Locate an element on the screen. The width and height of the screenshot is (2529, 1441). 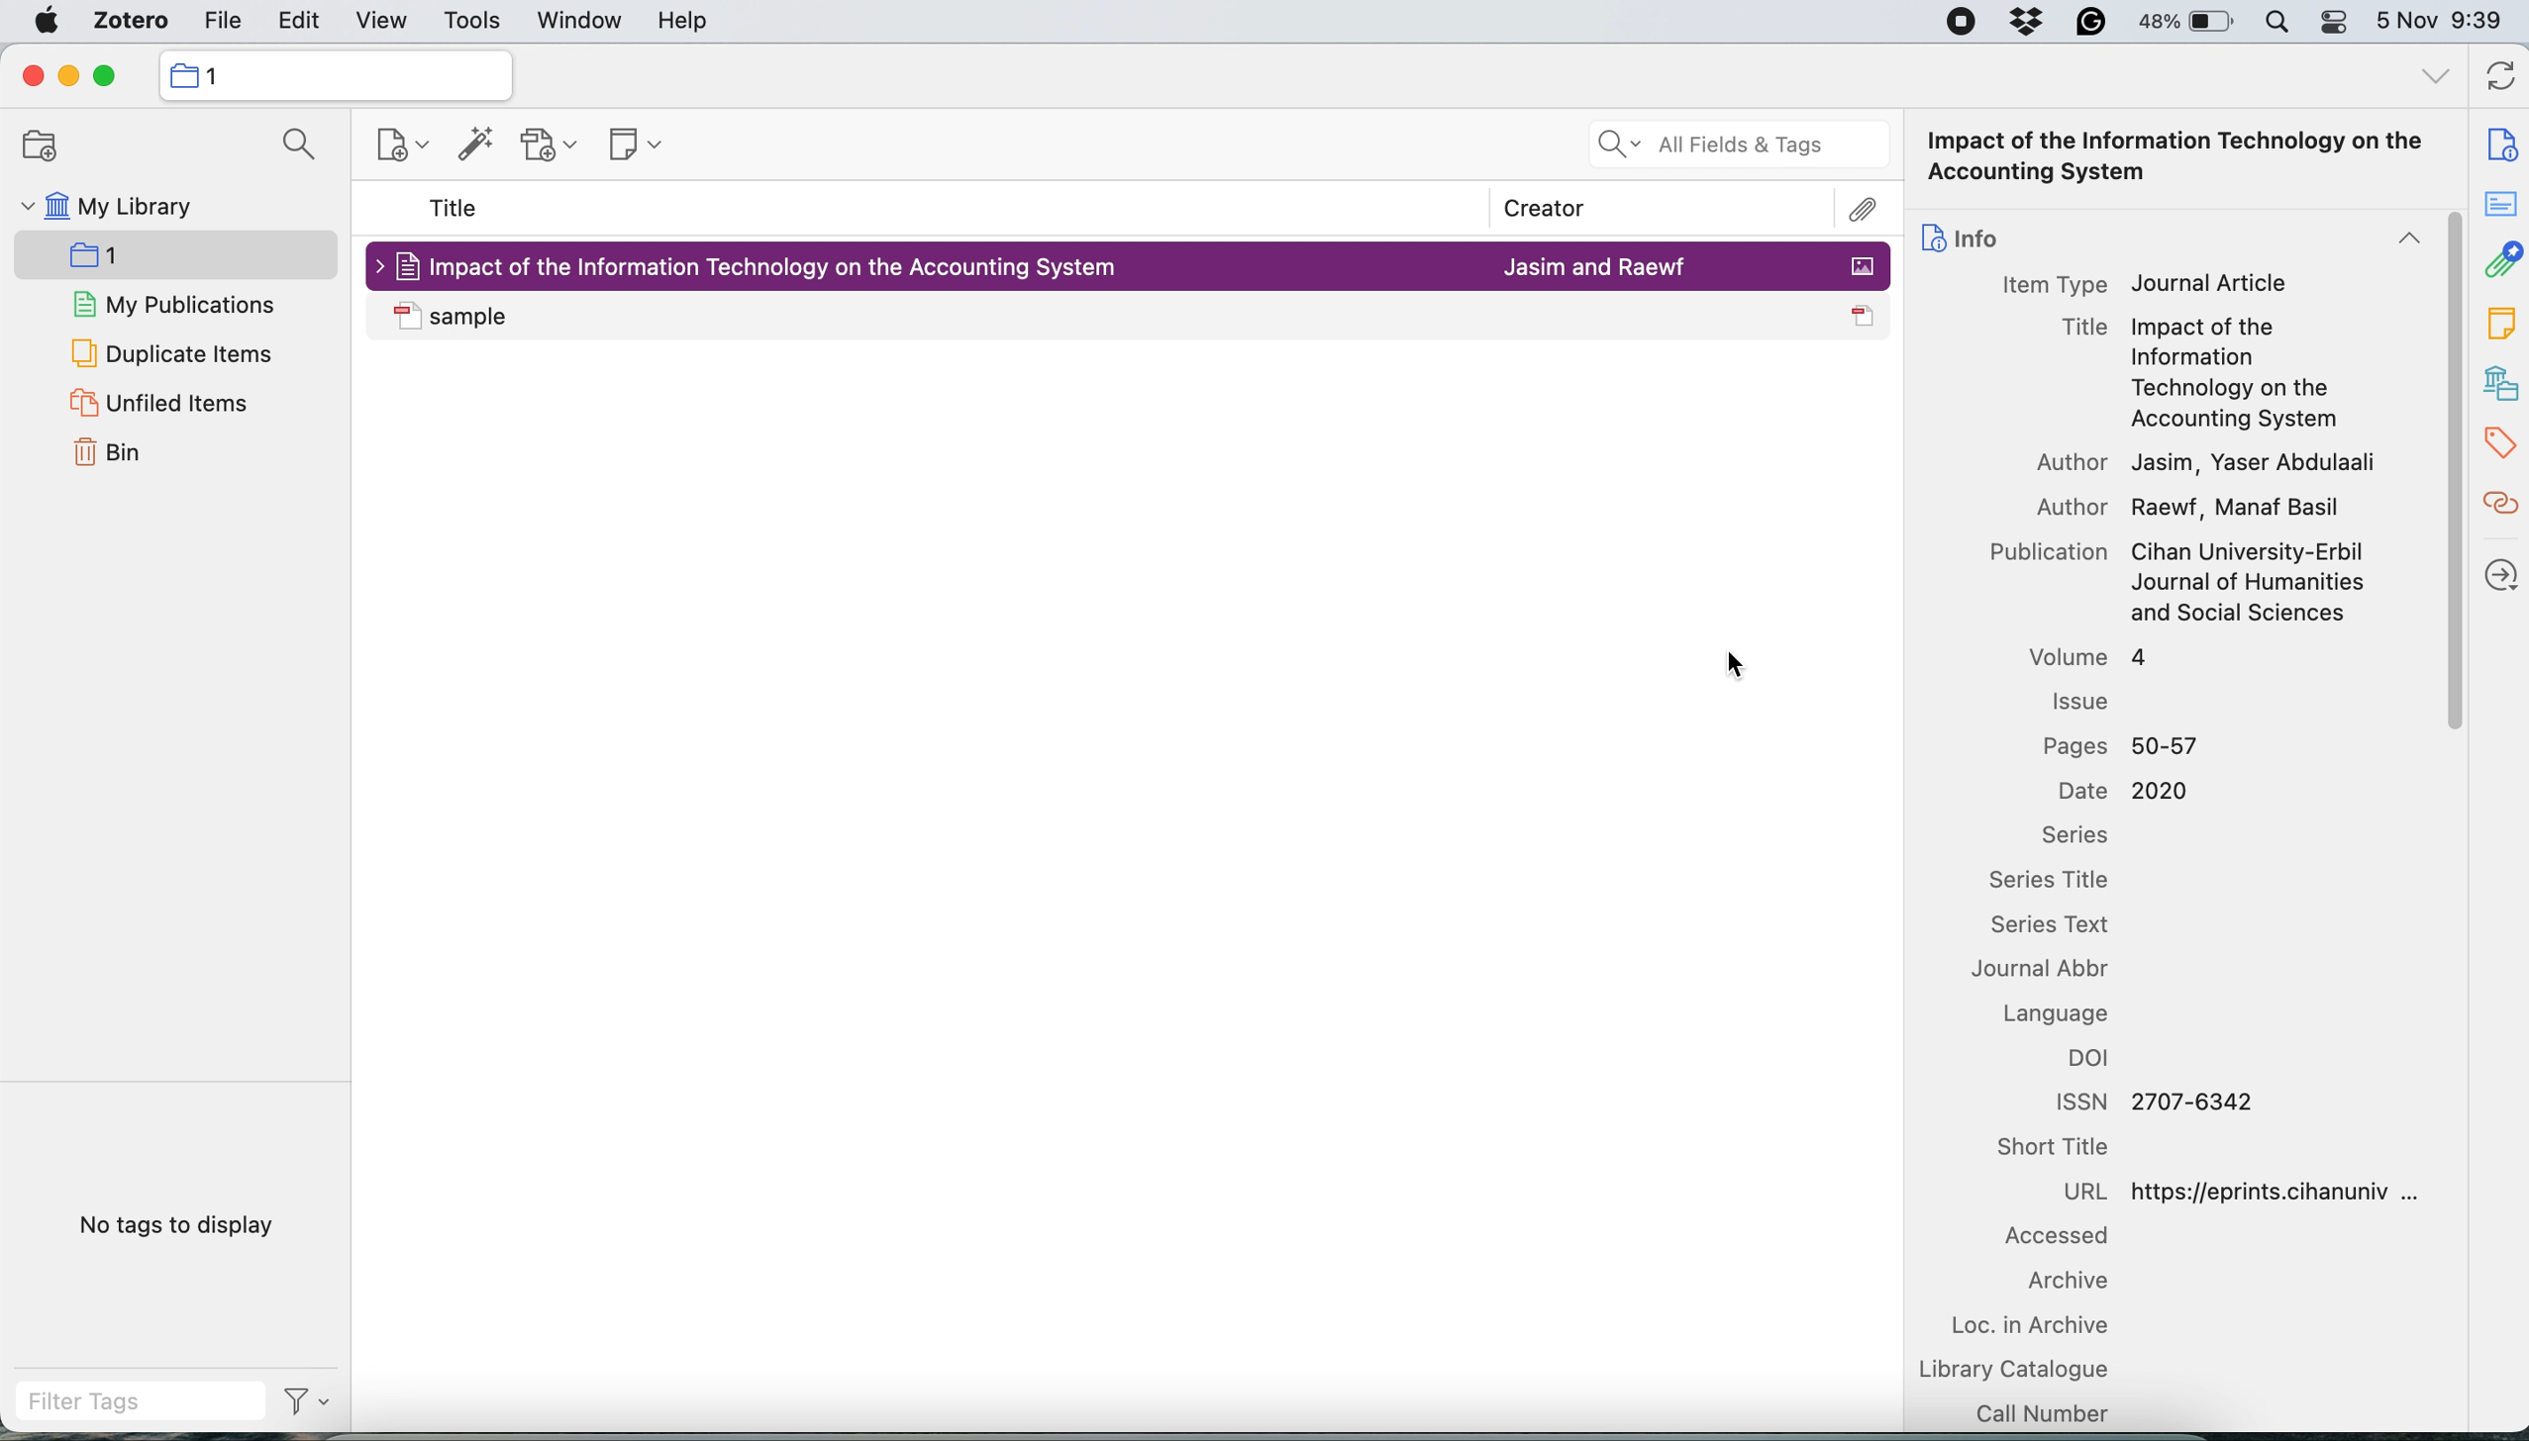
Volume 4 is located at coordinates (2090, 658).